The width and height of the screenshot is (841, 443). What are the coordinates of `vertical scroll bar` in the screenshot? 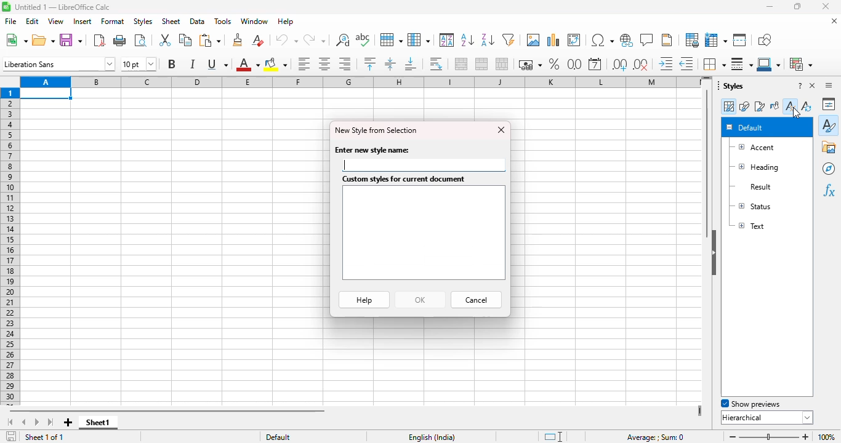 It's located at (707, 164).